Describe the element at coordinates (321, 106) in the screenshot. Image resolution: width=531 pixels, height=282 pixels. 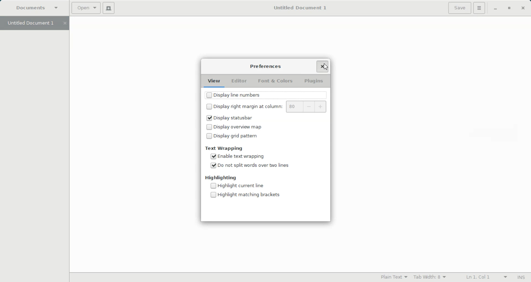
I see `Increase ` at that location.